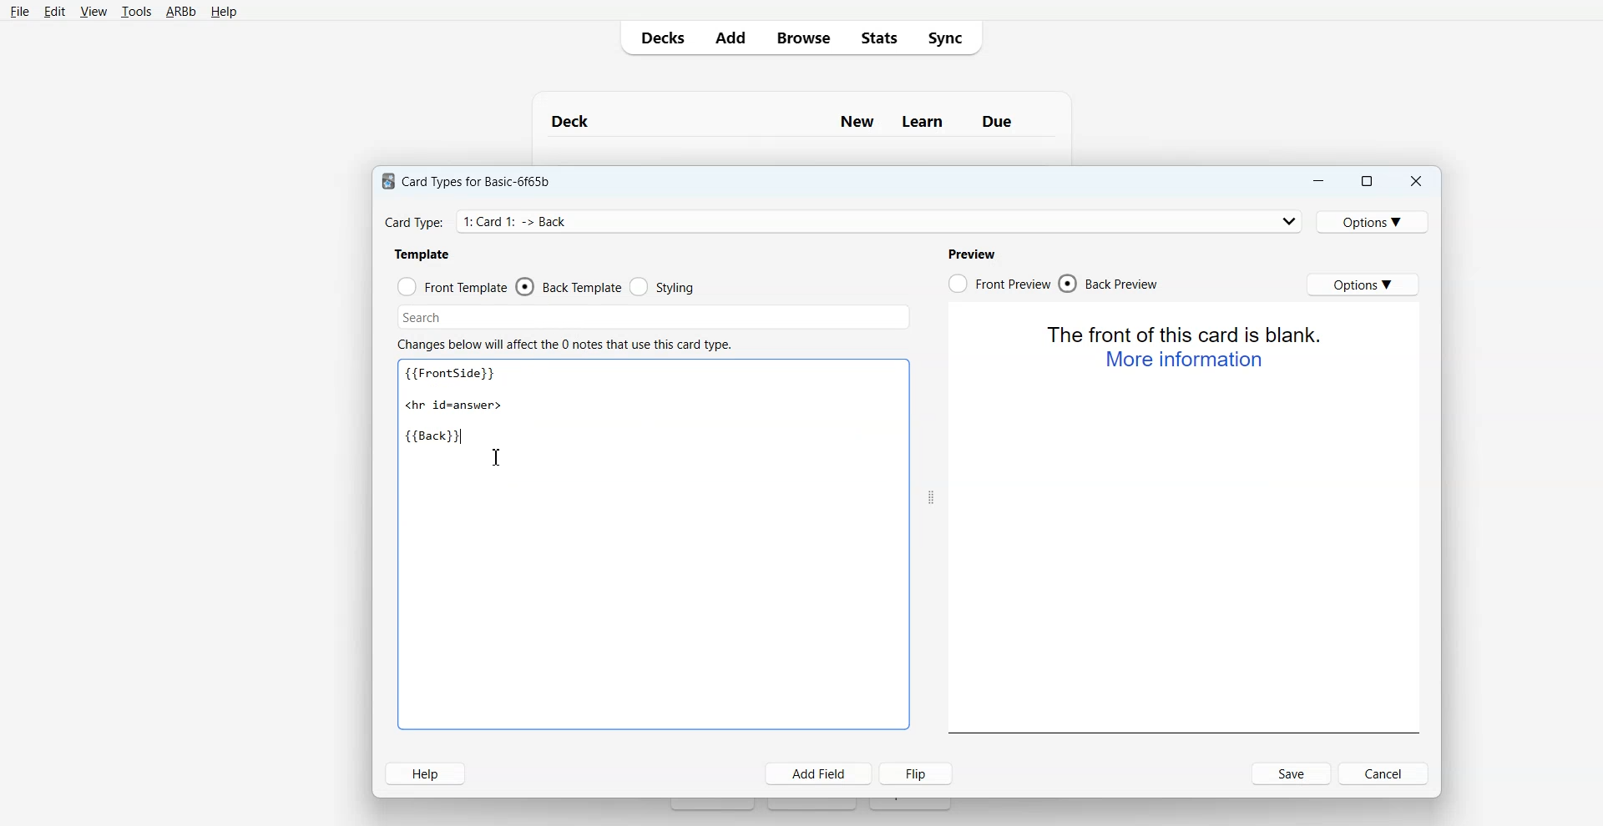  Describe the element at coordinates (468, 405) in the screenshot. I see `Text 1` at that location.